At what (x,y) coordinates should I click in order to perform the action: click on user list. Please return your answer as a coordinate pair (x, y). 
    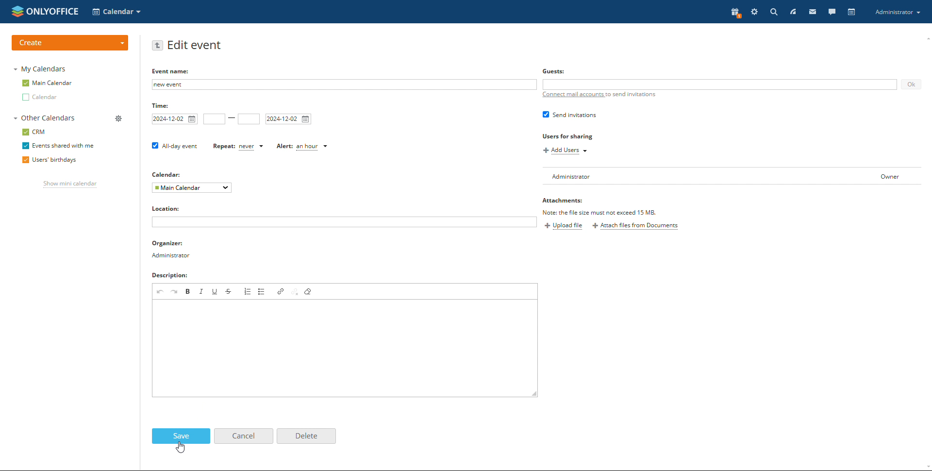
    Looking at the image, I should click on (734, 176).